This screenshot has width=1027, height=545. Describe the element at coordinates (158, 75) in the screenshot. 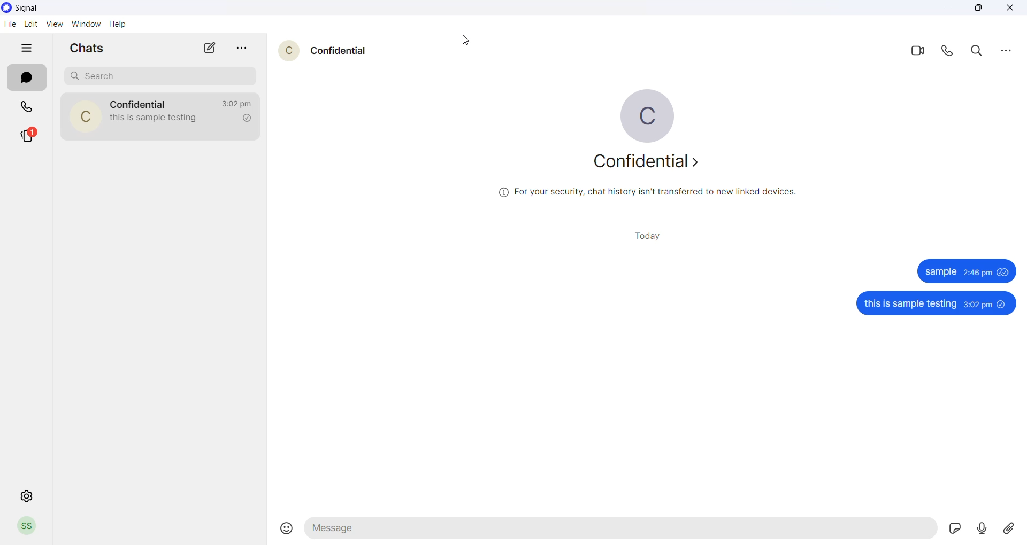

I see `search box` at that location.